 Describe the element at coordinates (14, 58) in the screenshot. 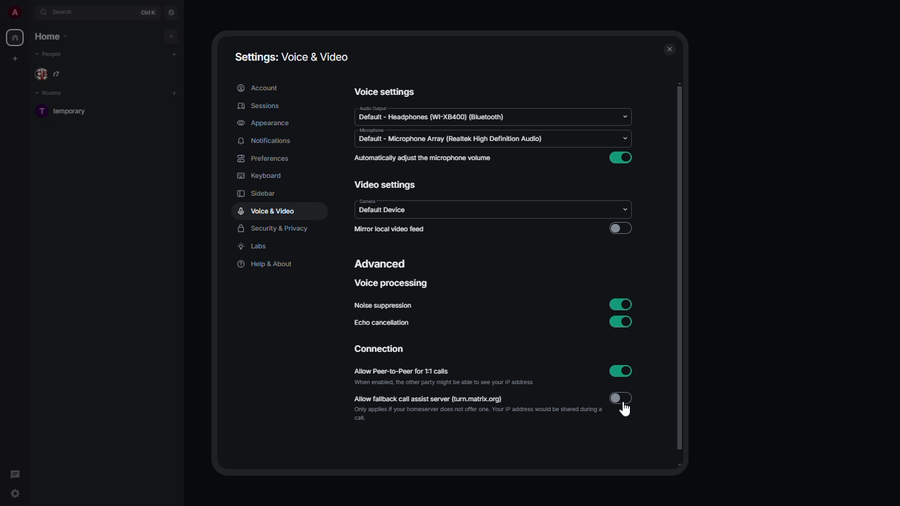

I see `create new space` at that location.